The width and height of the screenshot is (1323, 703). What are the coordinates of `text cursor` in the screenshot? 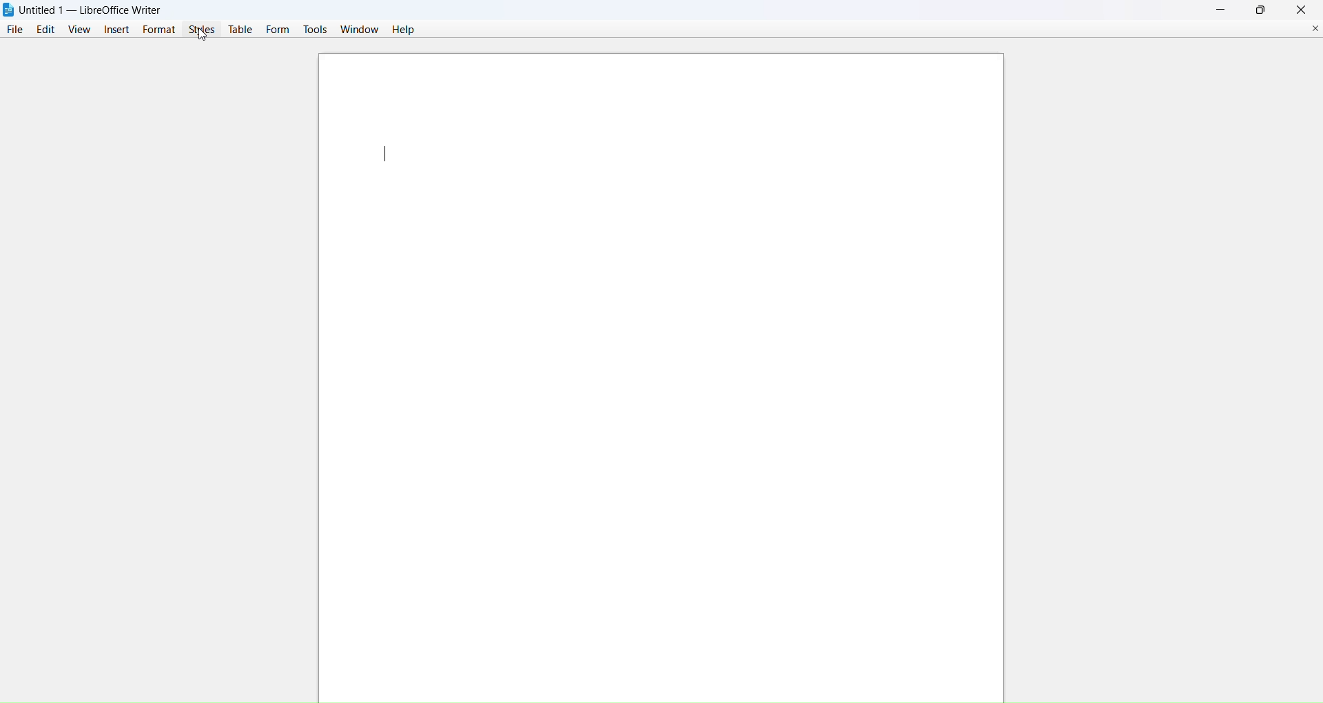 It's located at (385, 152).